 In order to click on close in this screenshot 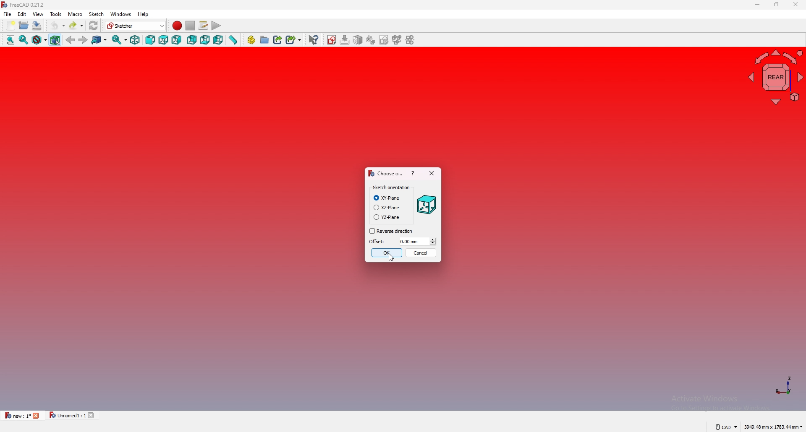, I will do `click(94, 415)`.